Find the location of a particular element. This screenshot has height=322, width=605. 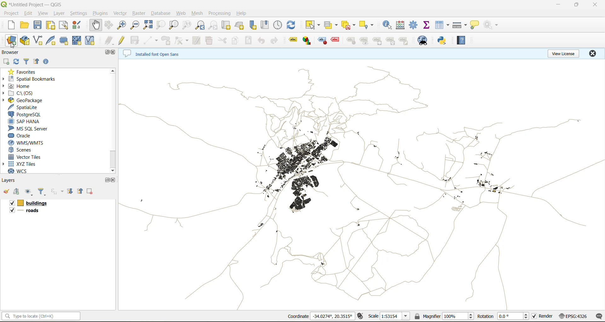

c\:os is located at coordinates (20, 93).